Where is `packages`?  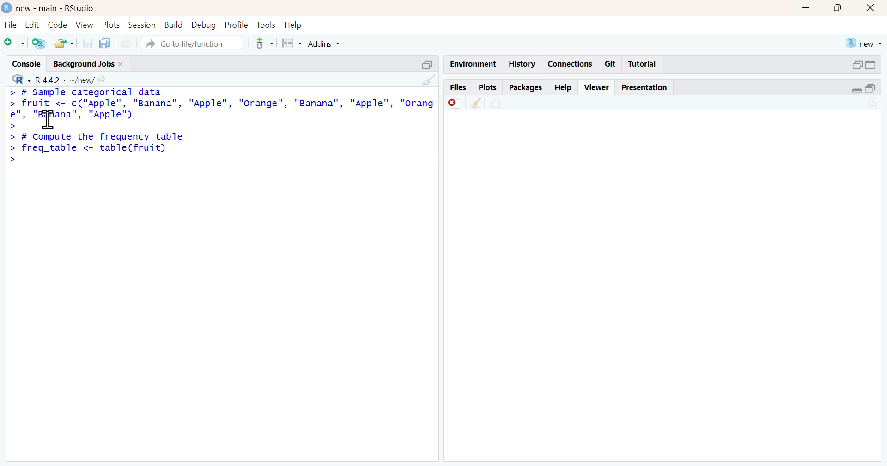 packages is located at coordinates (526, 87).